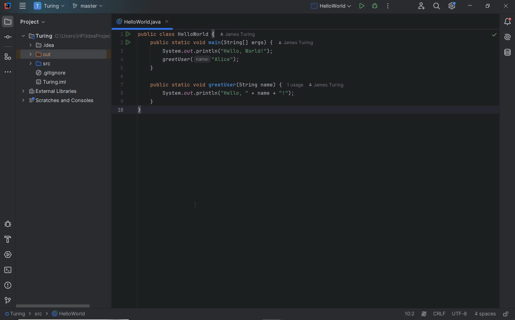 The width and height of the screenshot is (515, 320). What do you see at coordinates (7, 223) in the screenshot?
I see `debug` at bounding box center [7, 223].